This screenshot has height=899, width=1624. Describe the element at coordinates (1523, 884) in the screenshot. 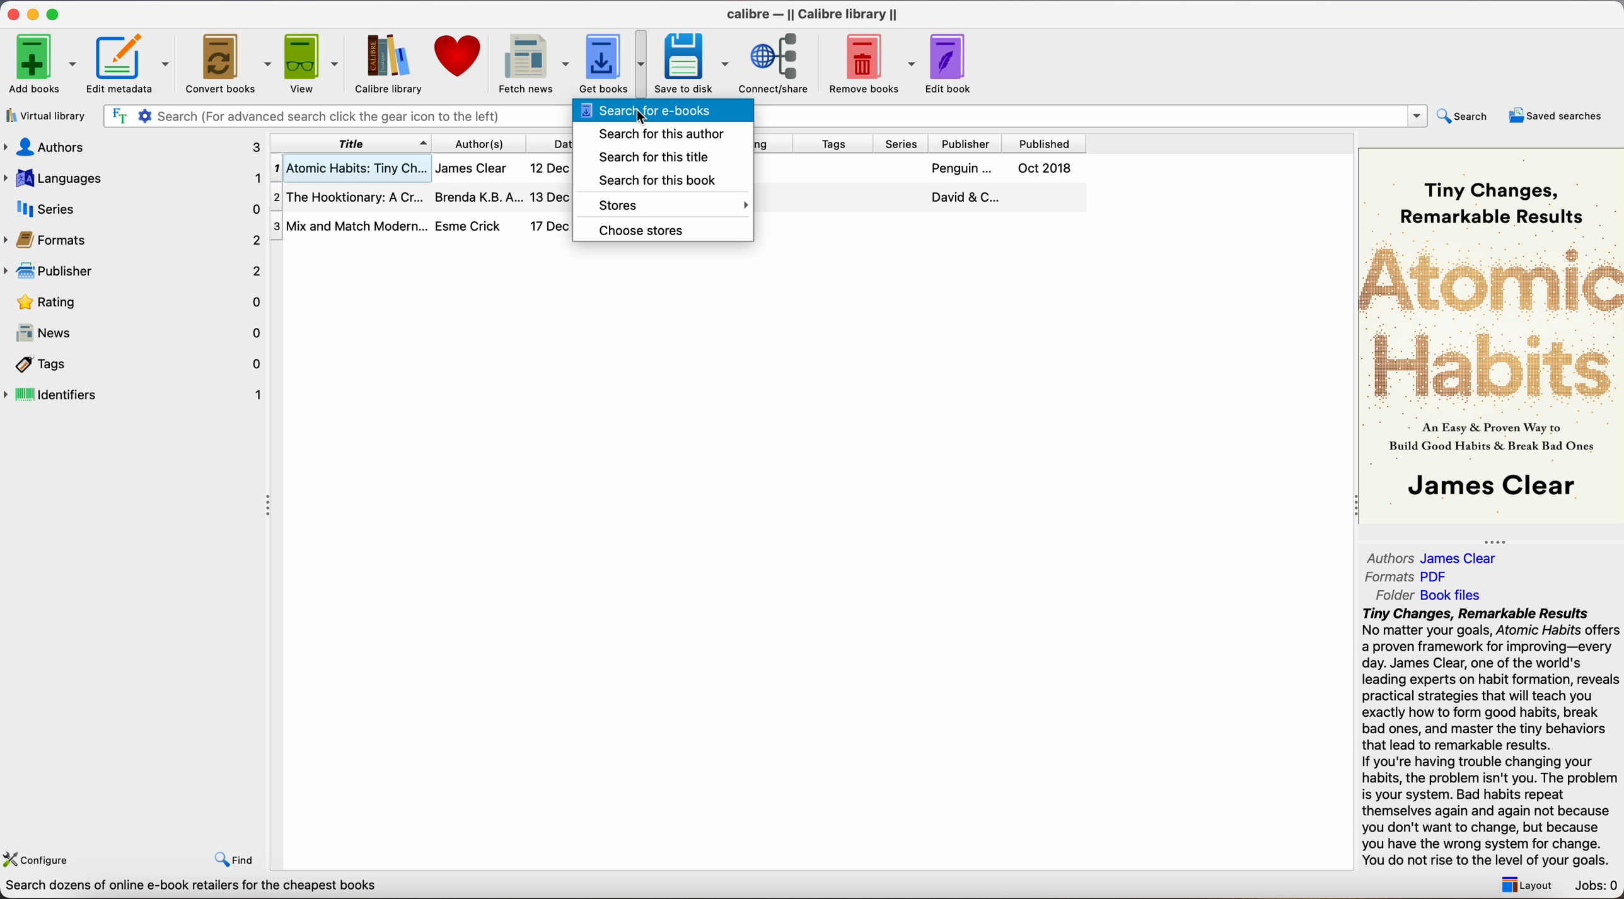

I see `layout` at that location.